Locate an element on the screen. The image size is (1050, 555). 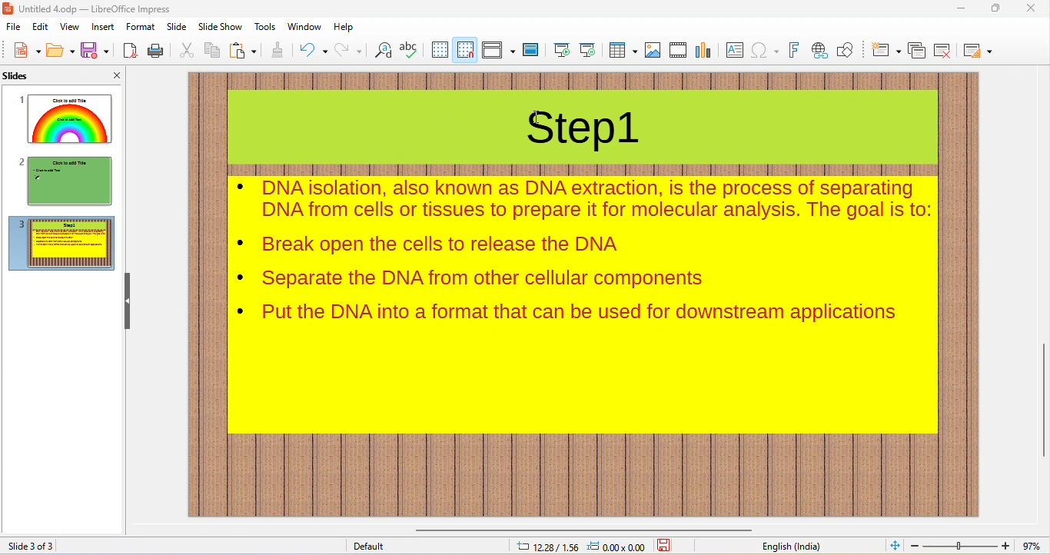
minimize is located at coordinates (964, 11).